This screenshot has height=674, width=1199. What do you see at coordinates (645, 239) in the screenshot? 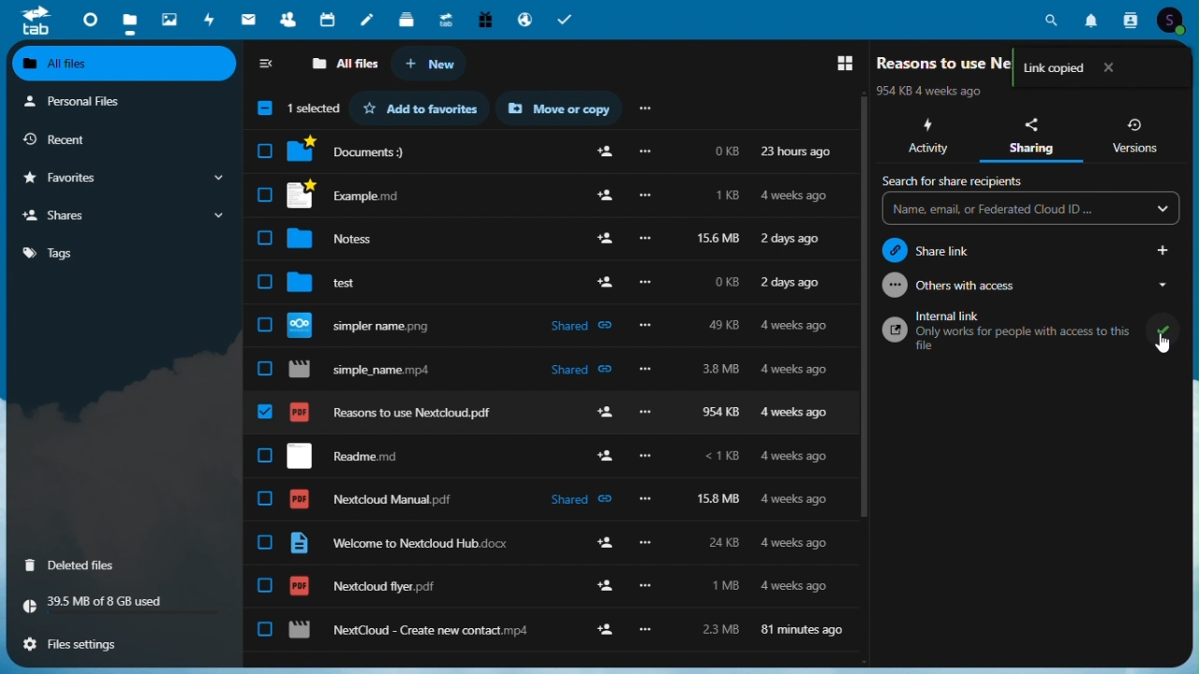
I see `` at bounding box center [645, 239].